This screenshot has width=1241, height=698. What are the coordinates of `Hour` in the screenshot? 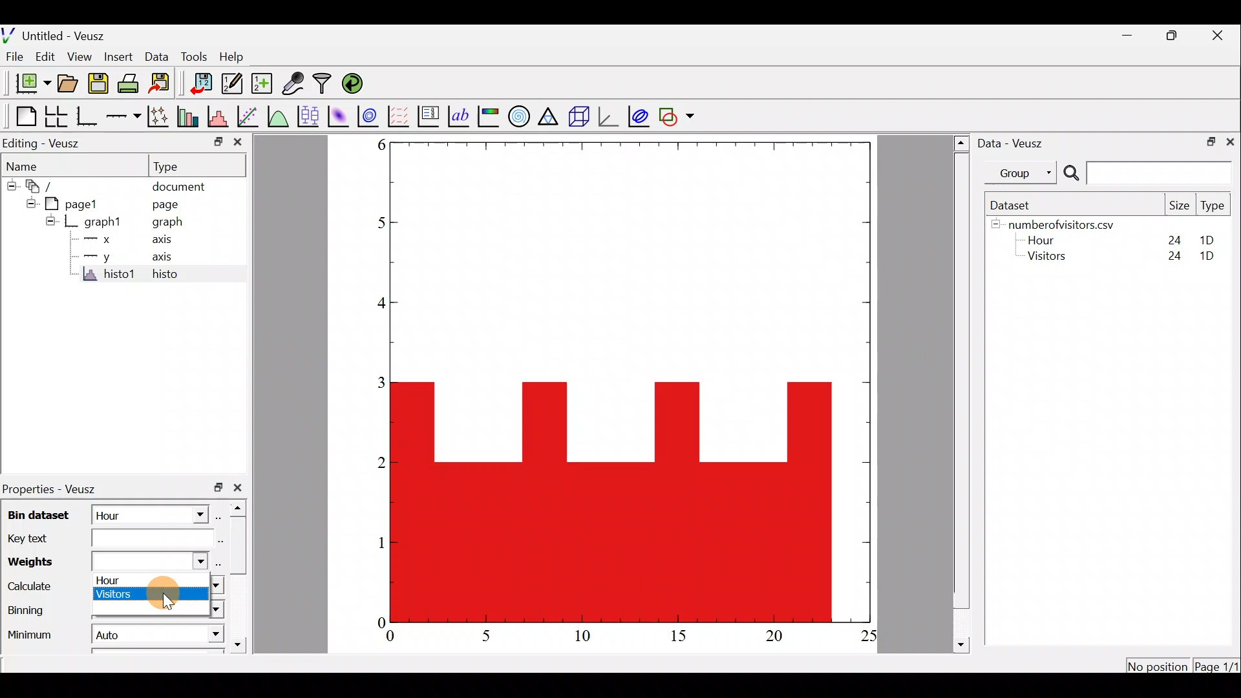 It's located at (1046, 240).